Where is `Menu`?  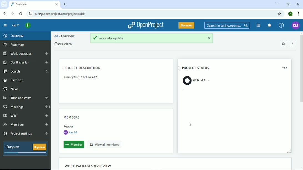
Menu is located at coordinates (292, 44).